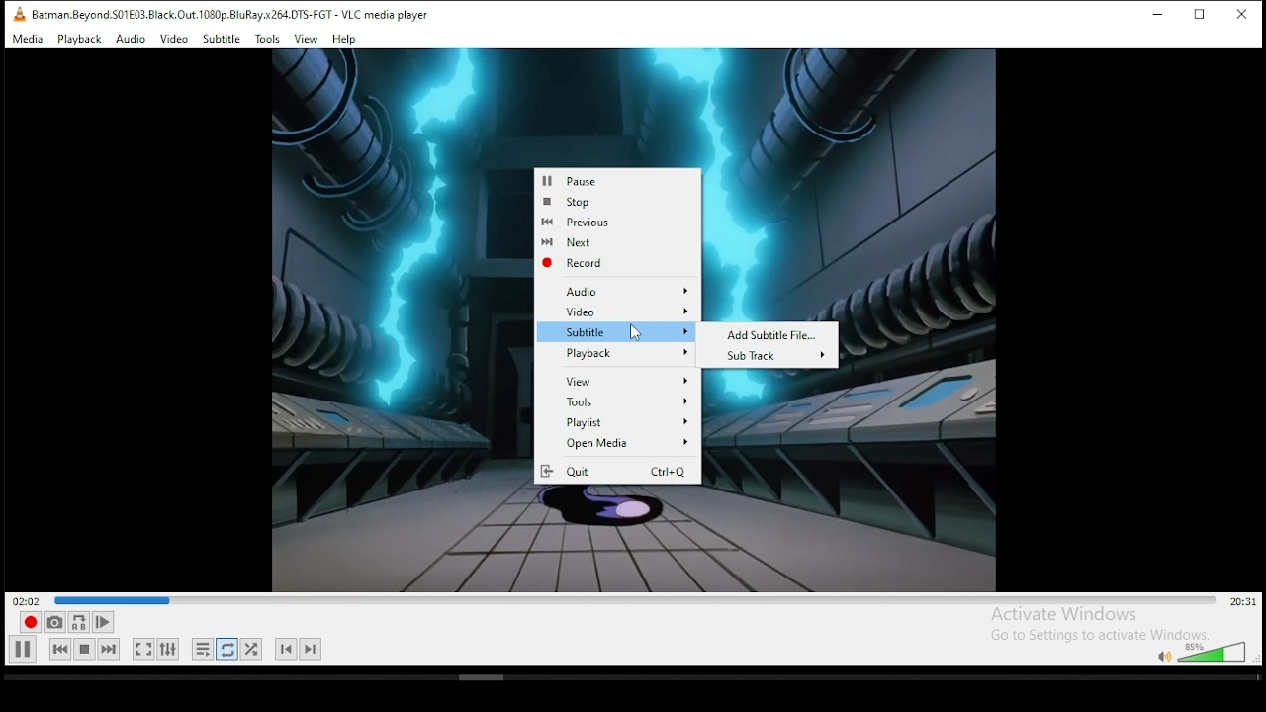 This screenshot has height=712, width=1266. Describe the element at coordinates (251, 649) in the screenshot. I see `random` at that location.